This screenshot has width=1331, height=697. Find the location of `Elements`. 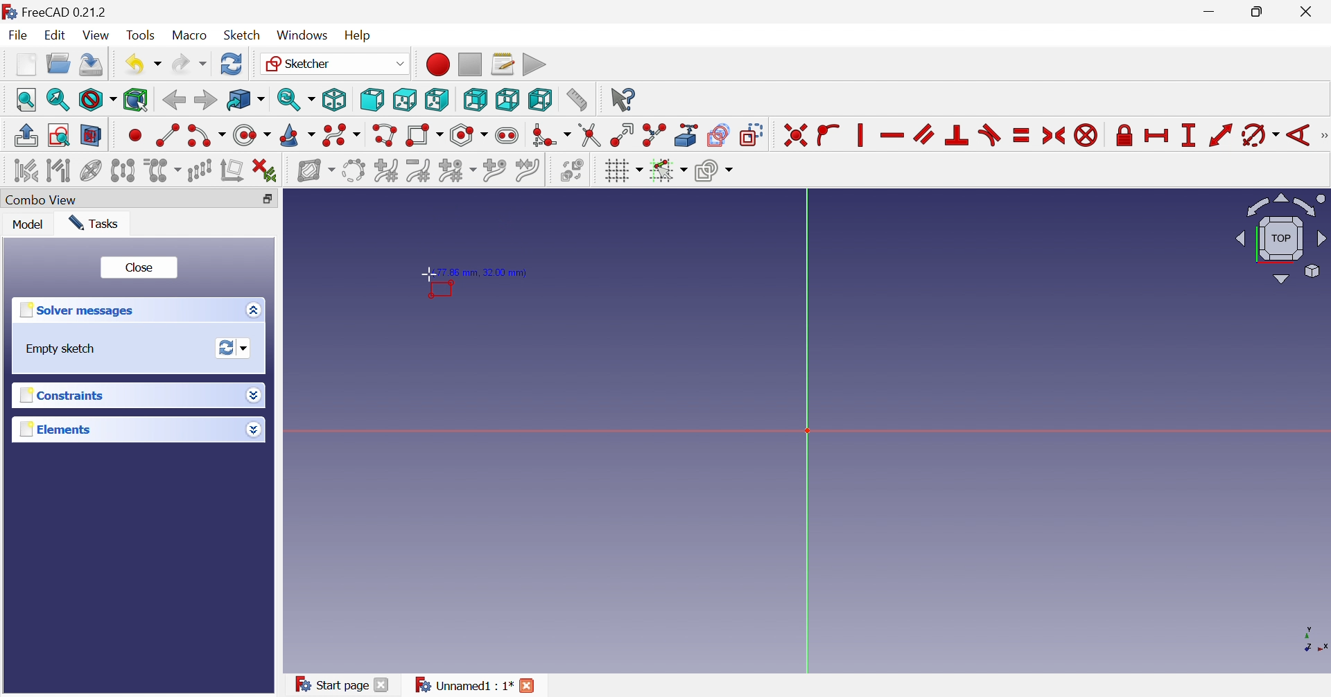

Elements is located at coordinates (55, 430).